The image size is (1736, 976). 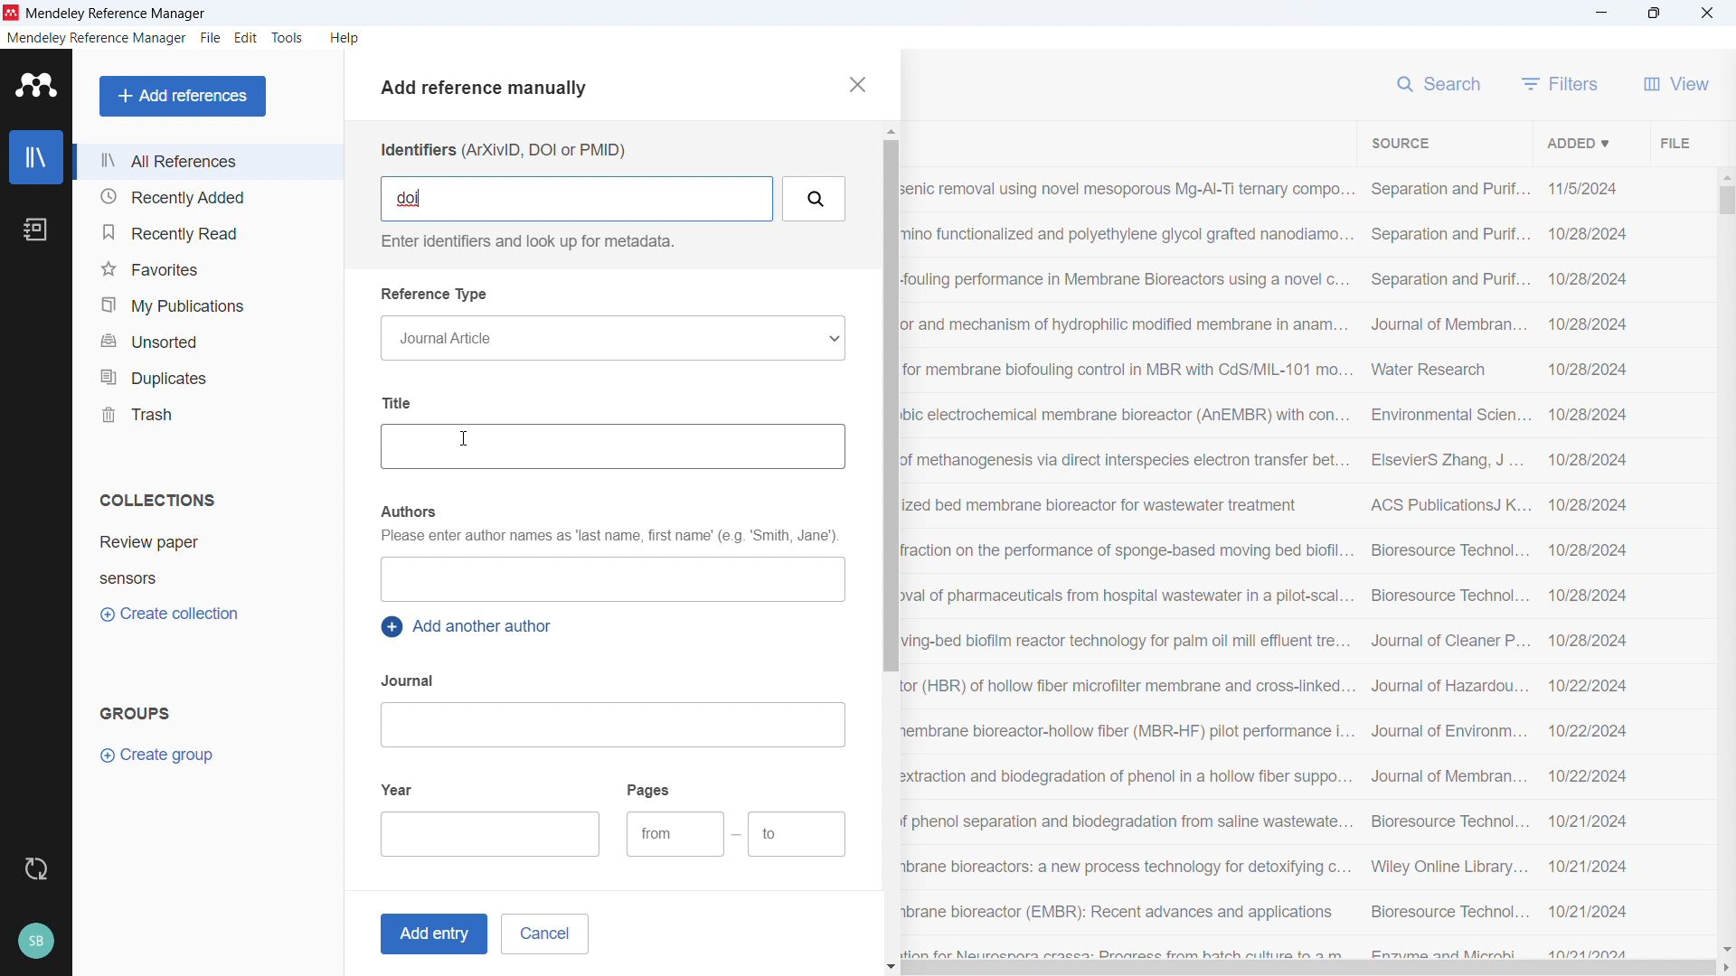 I want to click on year, so click(x=398, y=788).